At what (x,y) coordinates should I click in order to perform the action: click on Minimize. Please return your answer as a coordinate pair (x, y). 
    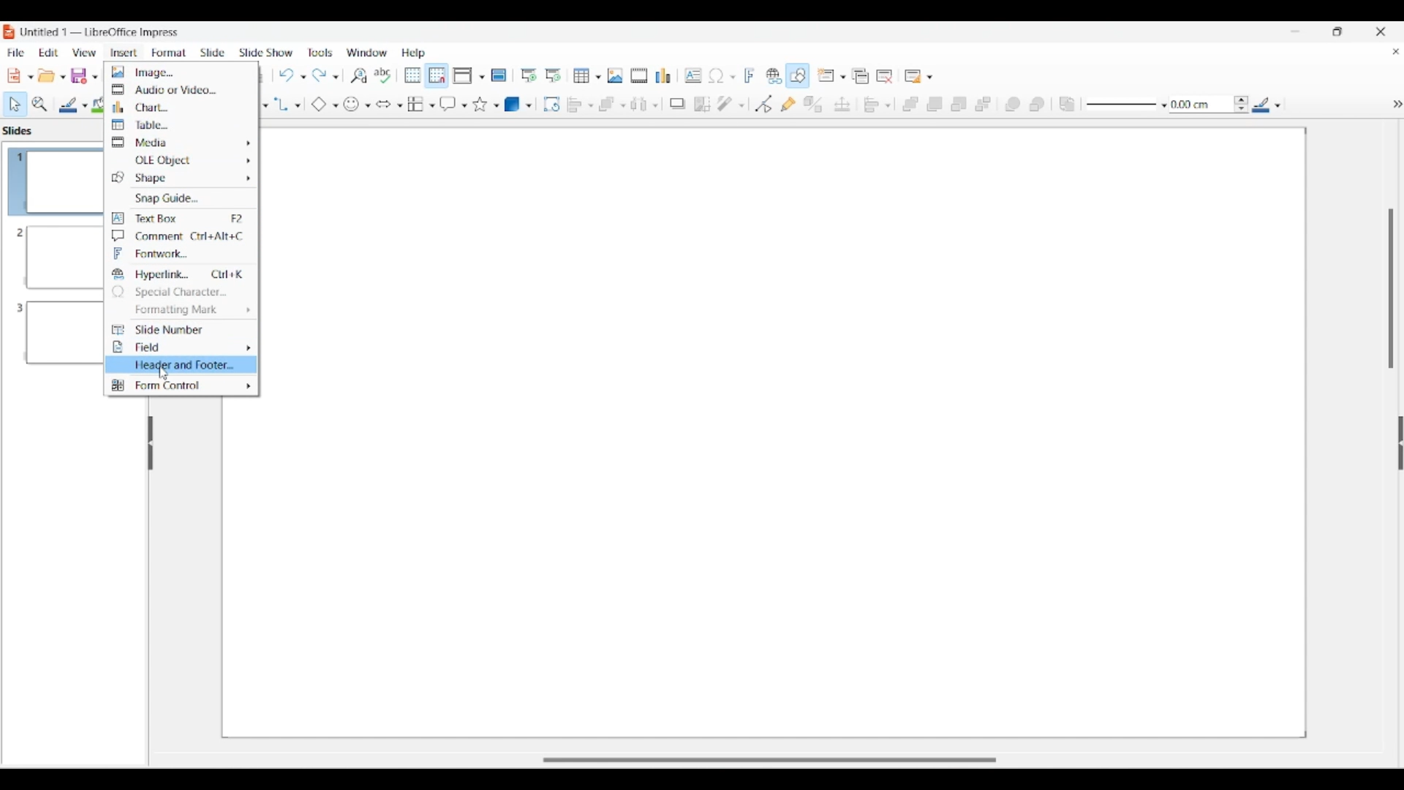
    Looking at the image, I should click on (1295, 31).